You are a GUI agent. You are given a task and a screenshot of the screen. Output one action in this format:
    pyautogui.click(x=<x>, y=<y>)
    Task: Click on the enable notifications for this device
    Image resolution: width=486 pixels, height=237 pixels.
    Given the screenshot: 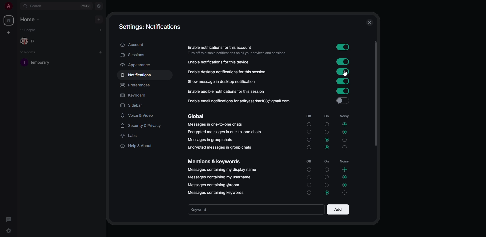 What is the action you would take?
    pyautogui.click(x=217, y=62)
    